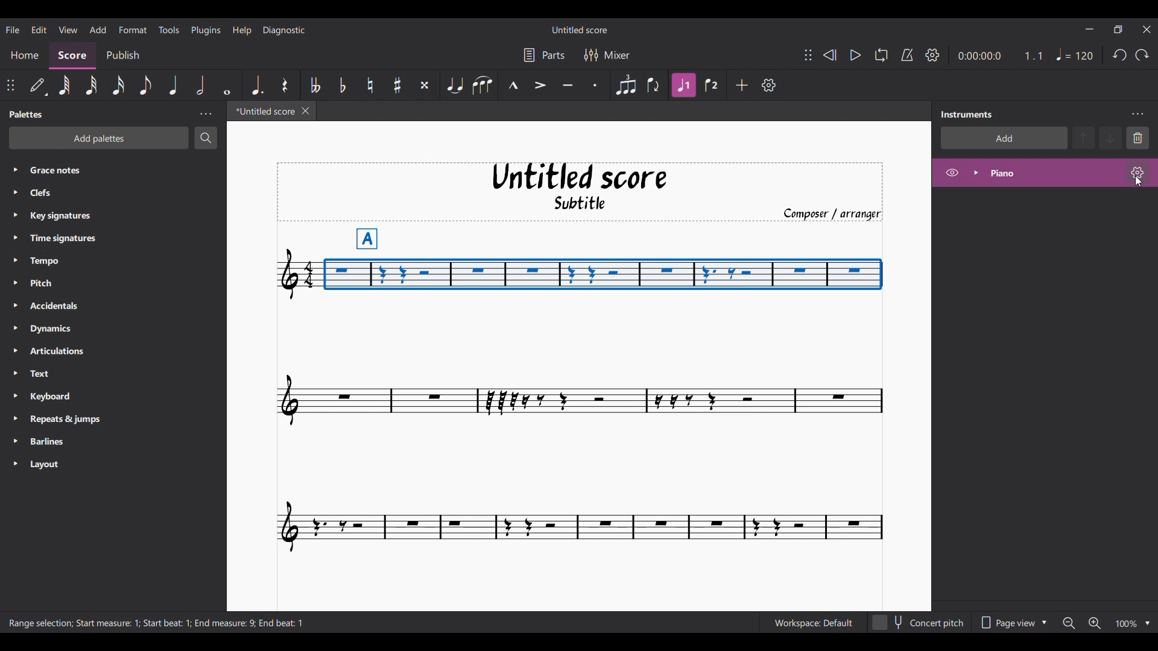  Describe the element at coordinates (124, 53) in the screenshot. I see `Publish section` at that location.